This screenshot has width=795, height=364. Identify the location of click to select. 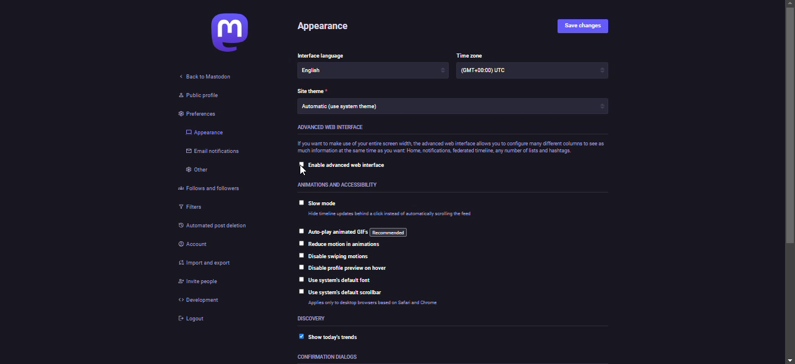
(298, 202).